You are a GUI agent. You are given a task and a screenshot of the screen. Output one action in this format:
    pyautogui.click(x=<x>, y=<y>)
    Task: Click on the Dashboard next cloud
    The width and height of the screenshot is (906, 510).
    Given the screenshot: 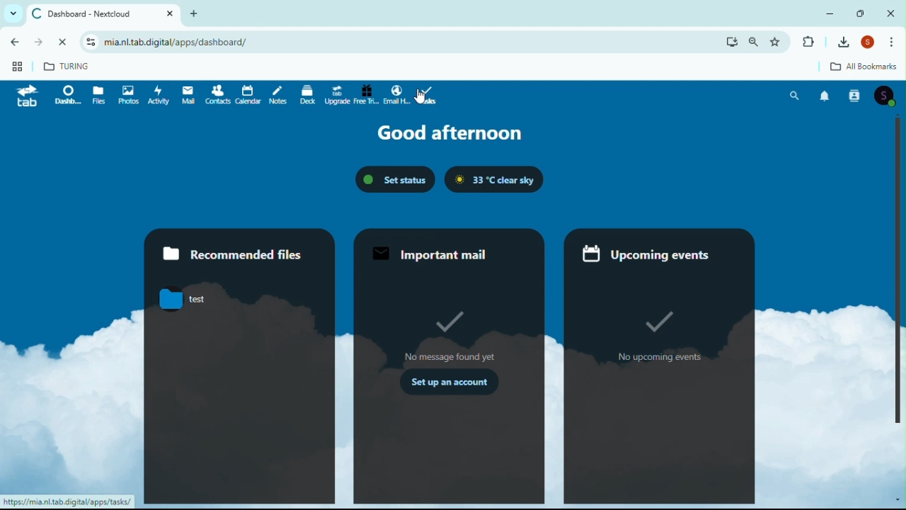 What is the action you would take?
    pyautogui.click(x=104, y=13)
    